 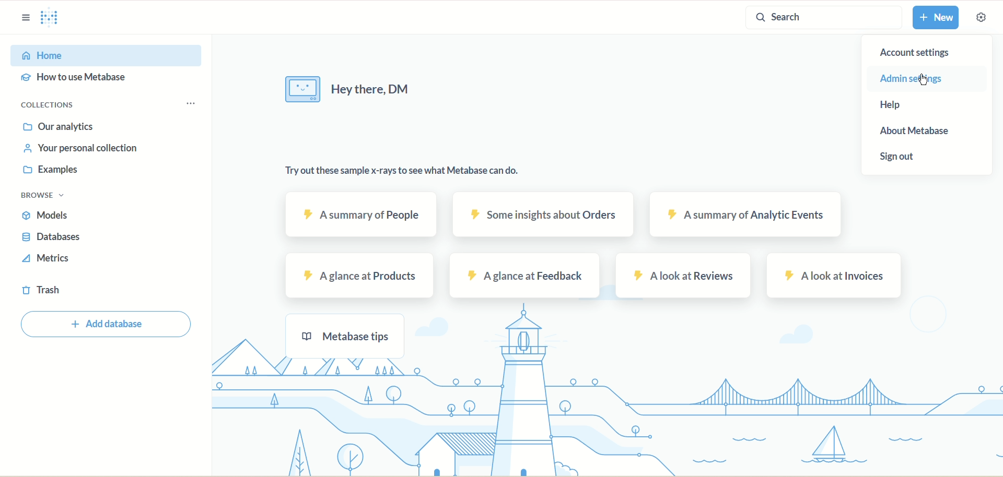 What do you see at coordinates (743, 215) in the screenshot?
I see `a summary of Aaalytic events` at bounding box center [743, 215].